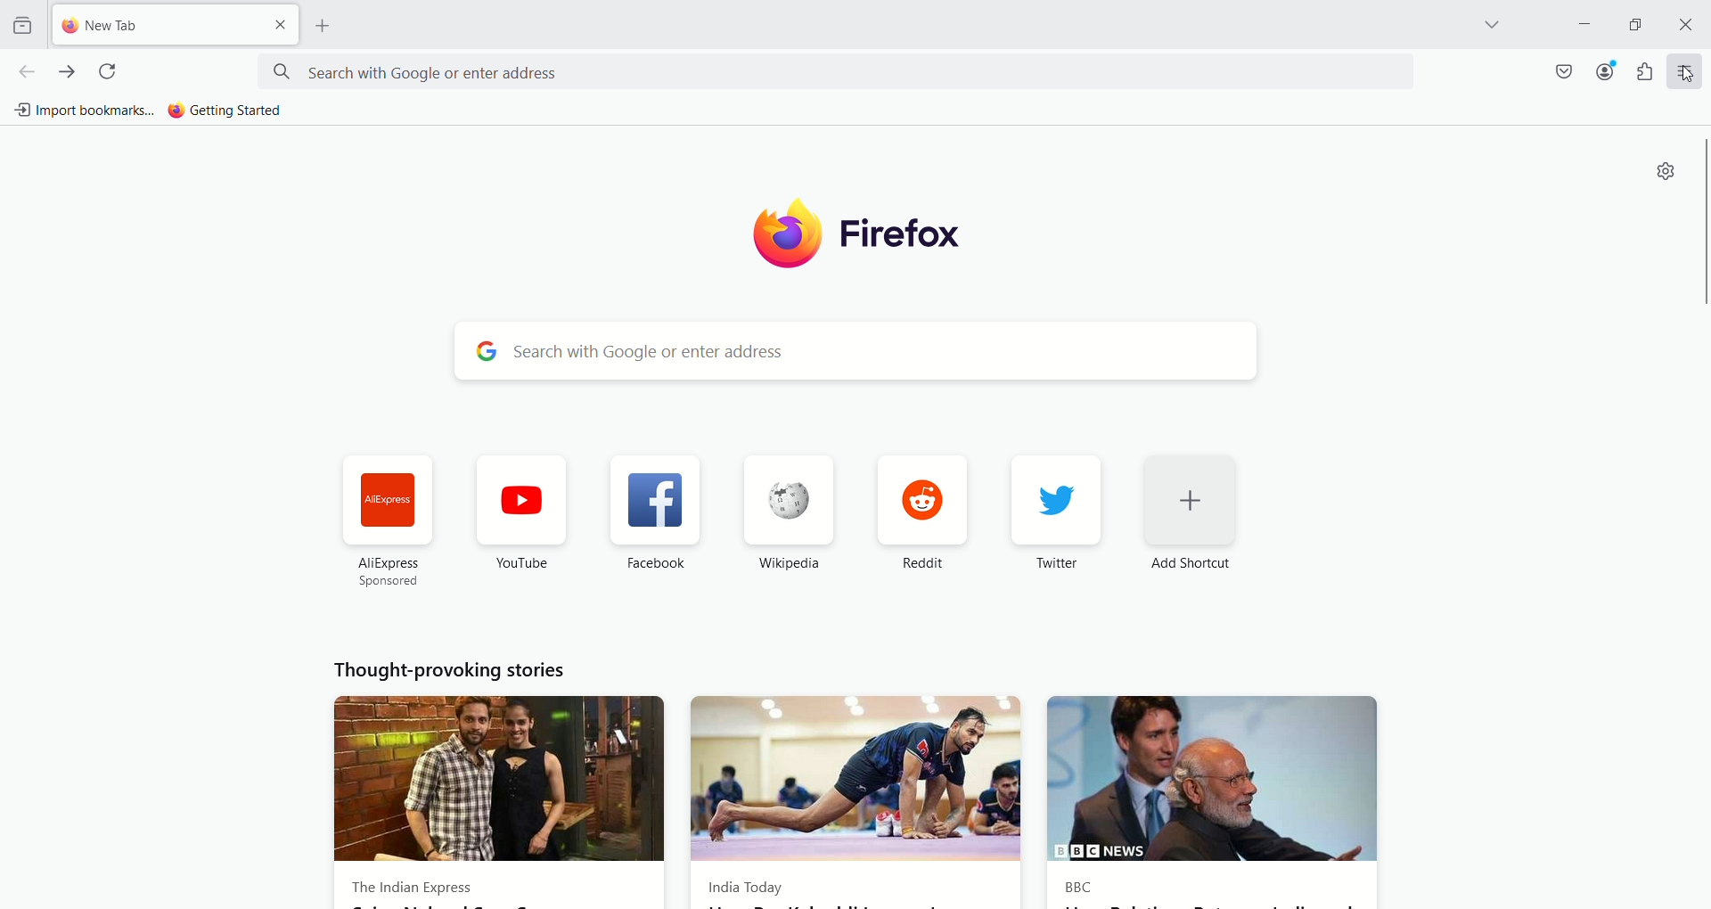 Image resolution: width=1711 pixels, height=909 pixels. What do you see at coordinates (854, 356) in the screenshot?
I see `search` at bounding box center [854, 356].